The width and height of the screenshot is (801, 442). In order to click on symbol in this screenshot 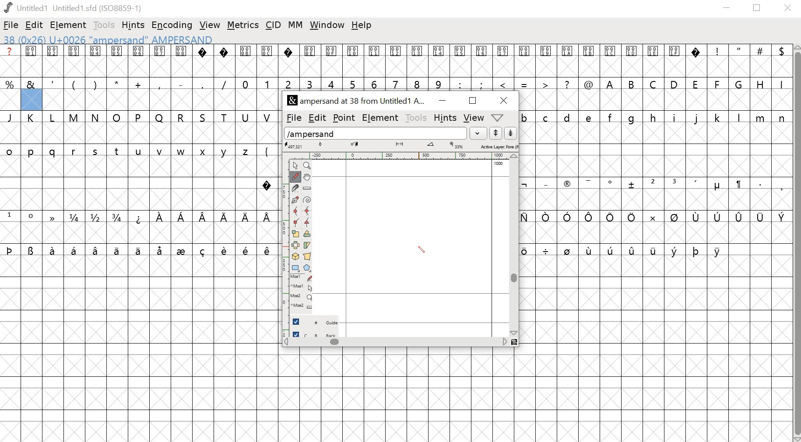, I will do `click(697, 217)`.